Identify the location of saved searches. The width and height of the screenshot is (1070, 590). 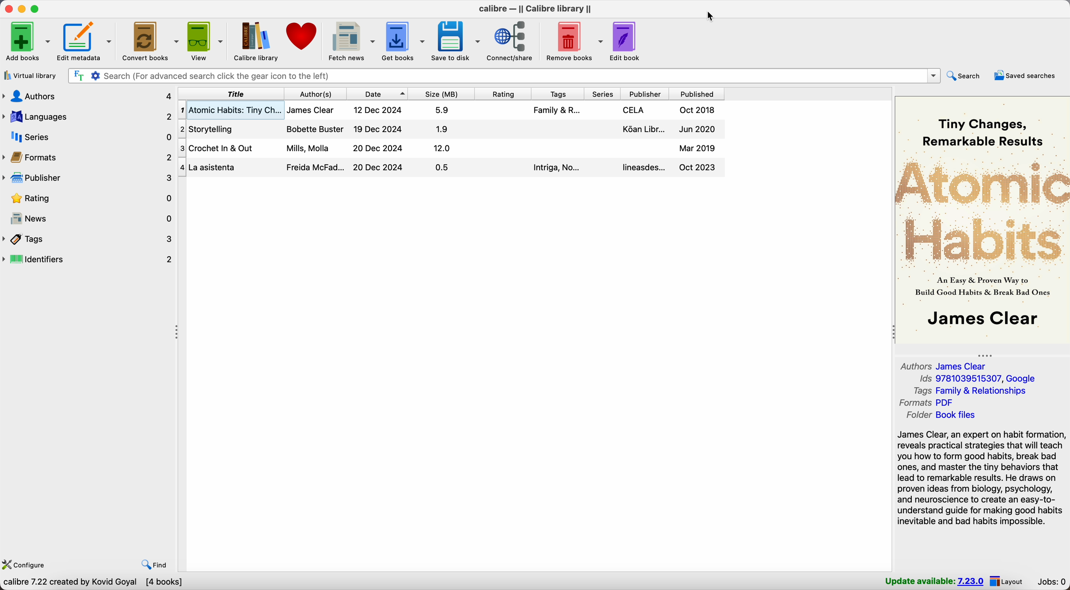
(1025, 76).